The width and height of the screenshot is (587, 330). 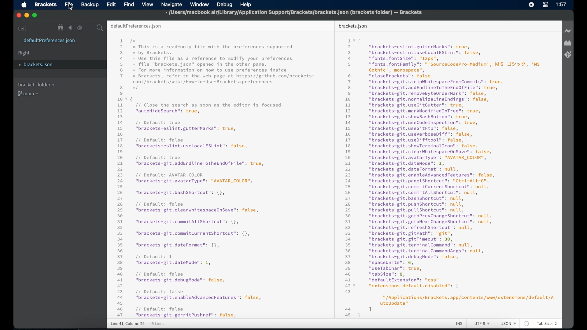 What do you see at coordinates (526, 324) in the screenshot?
I see `no linter  available for this file` at bounding box center [526, 324].